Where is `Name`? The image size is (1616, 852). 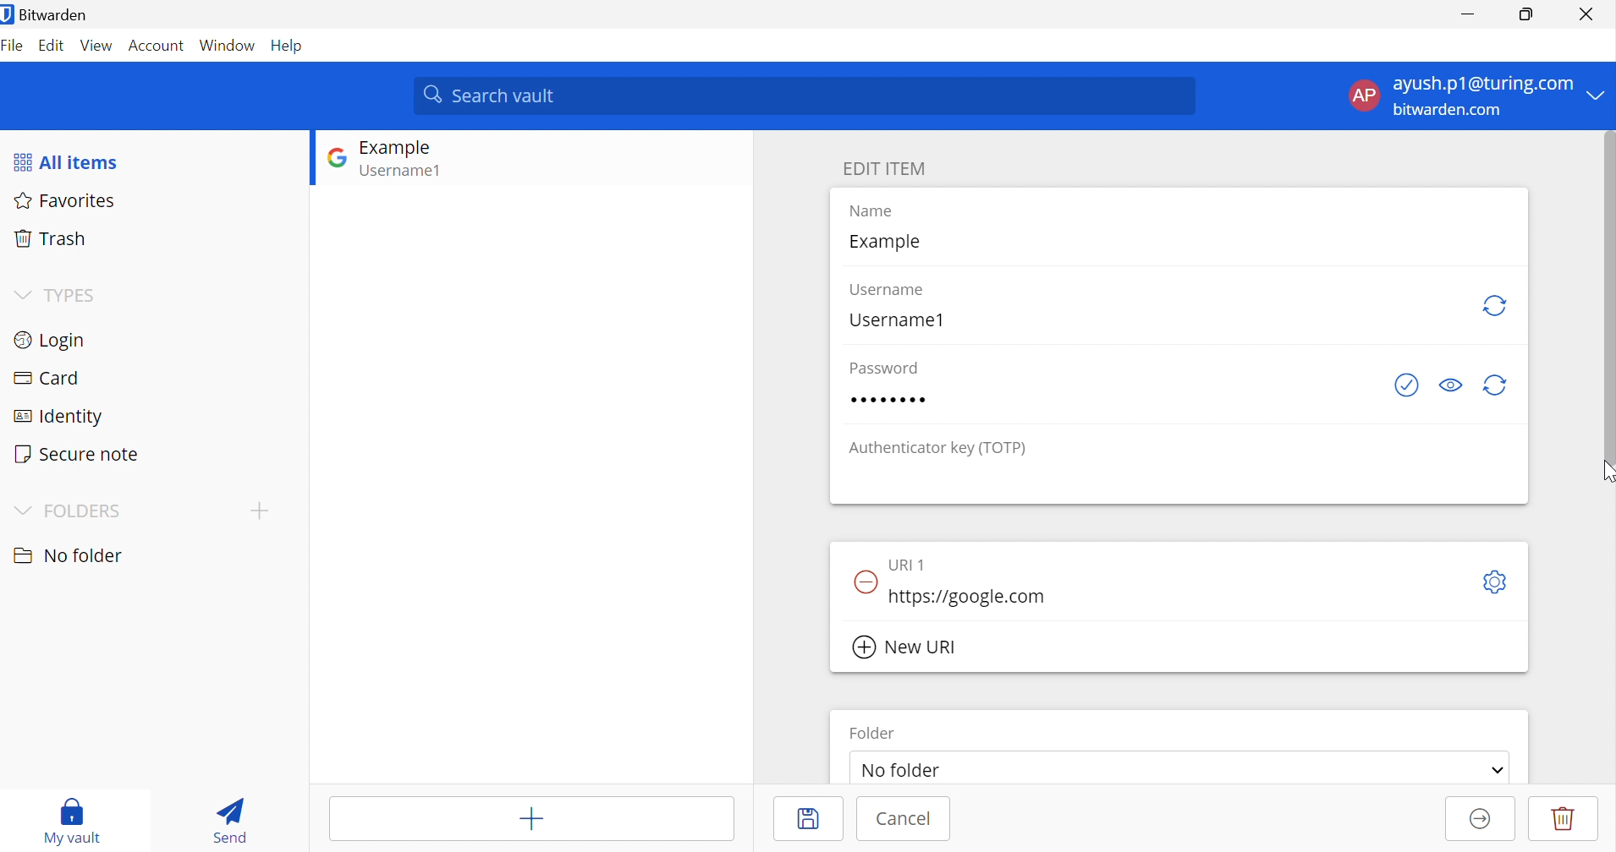 Name is located at coordinates (877, 210).